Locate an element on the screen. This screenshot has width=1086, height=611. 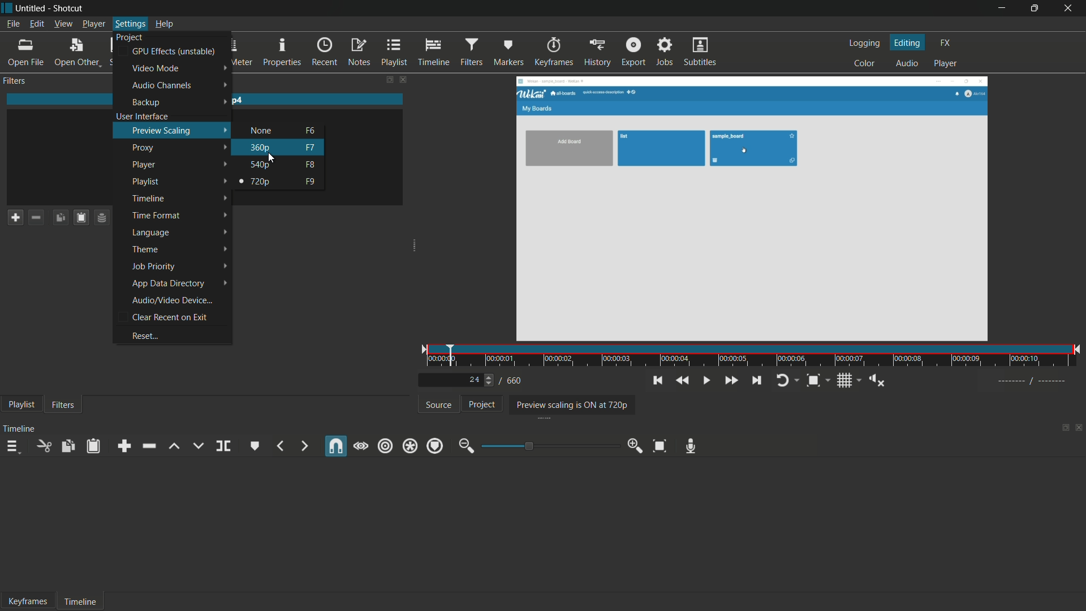
fx is located at coordinates (945, 41).